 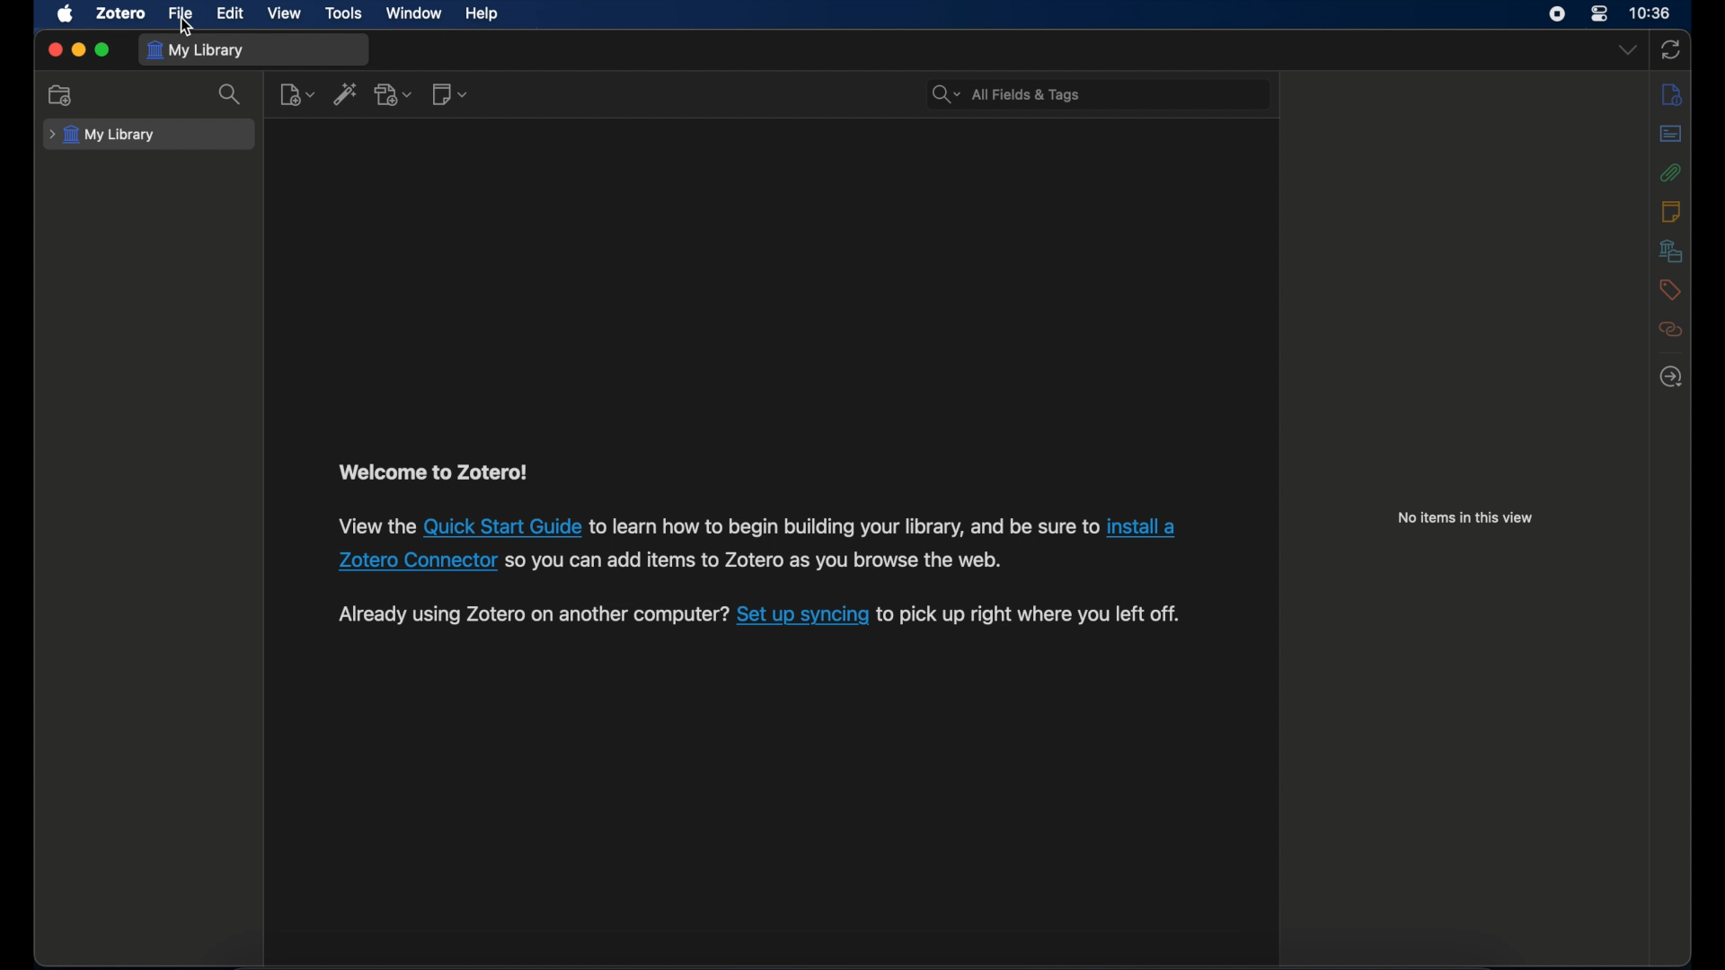 What do you see at coordinates (1671, 331) in the screenshot?
I see `related` at bounding box center [1671, 331].